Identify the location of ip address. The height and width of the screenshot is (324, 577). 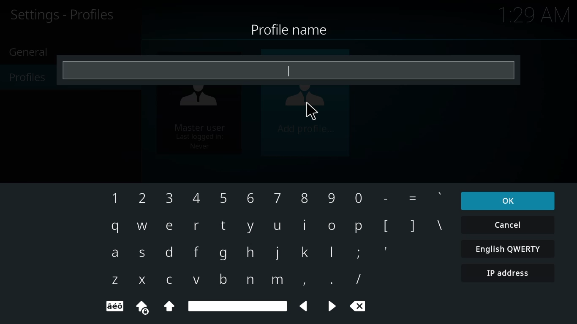
(511, 273).